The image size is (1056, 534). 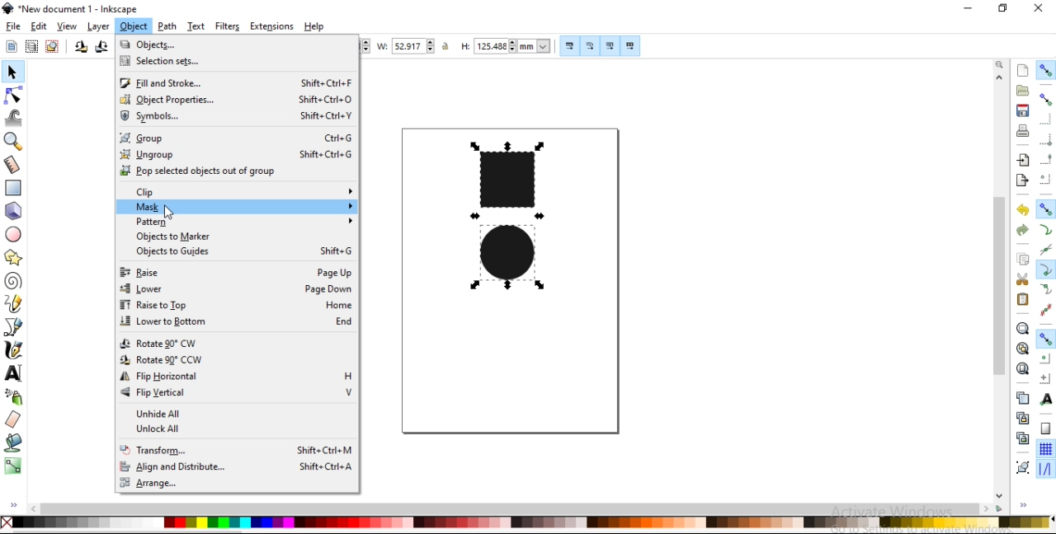 I want to click on layer, so click(x=97, y=27).